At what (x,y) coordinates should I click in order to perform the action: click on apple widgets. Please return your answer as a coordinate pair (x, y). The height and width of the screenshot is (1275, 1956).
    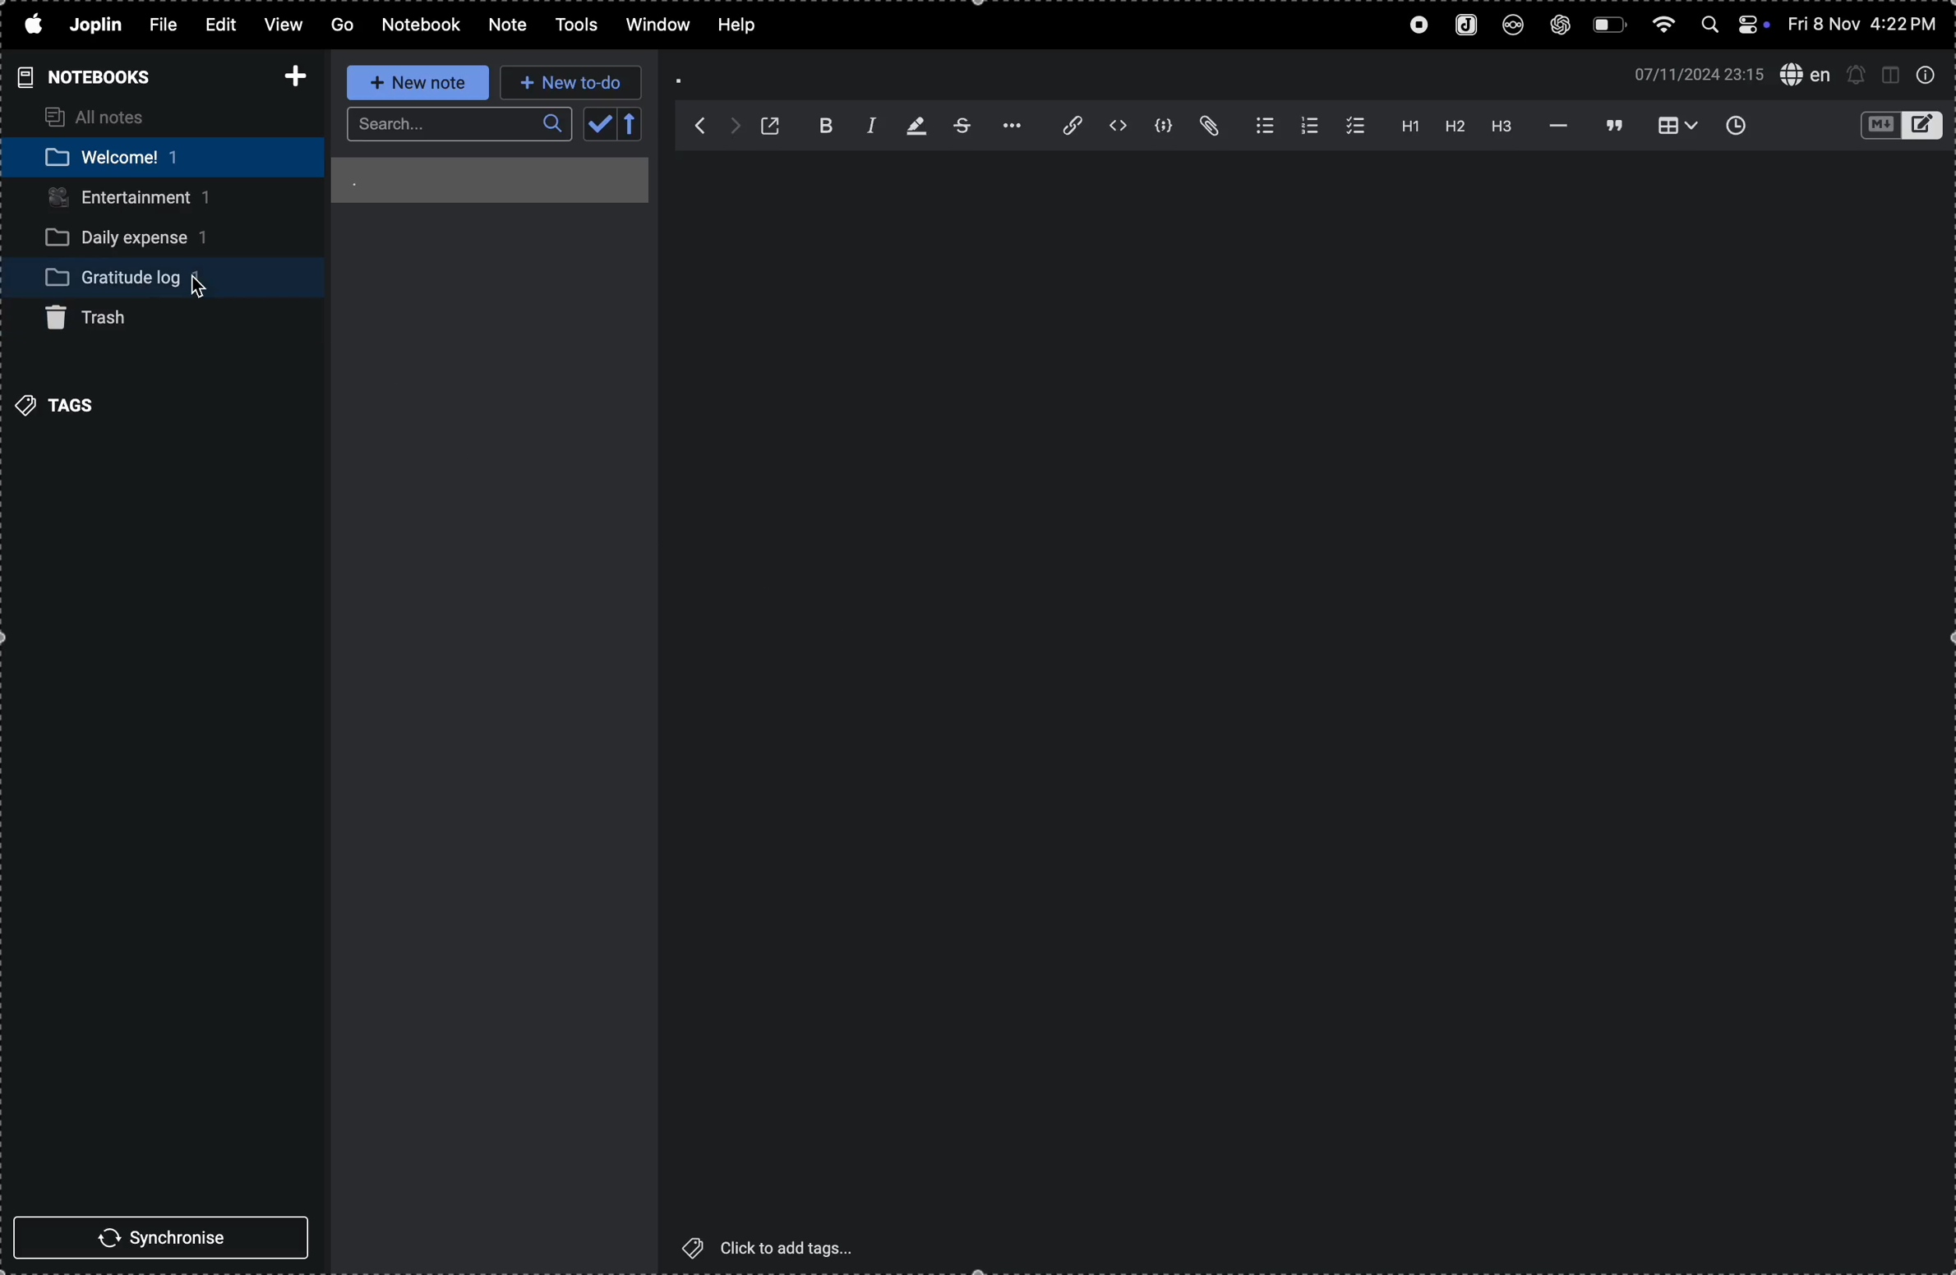
    Looking at the image, I should click on (1730, 22).